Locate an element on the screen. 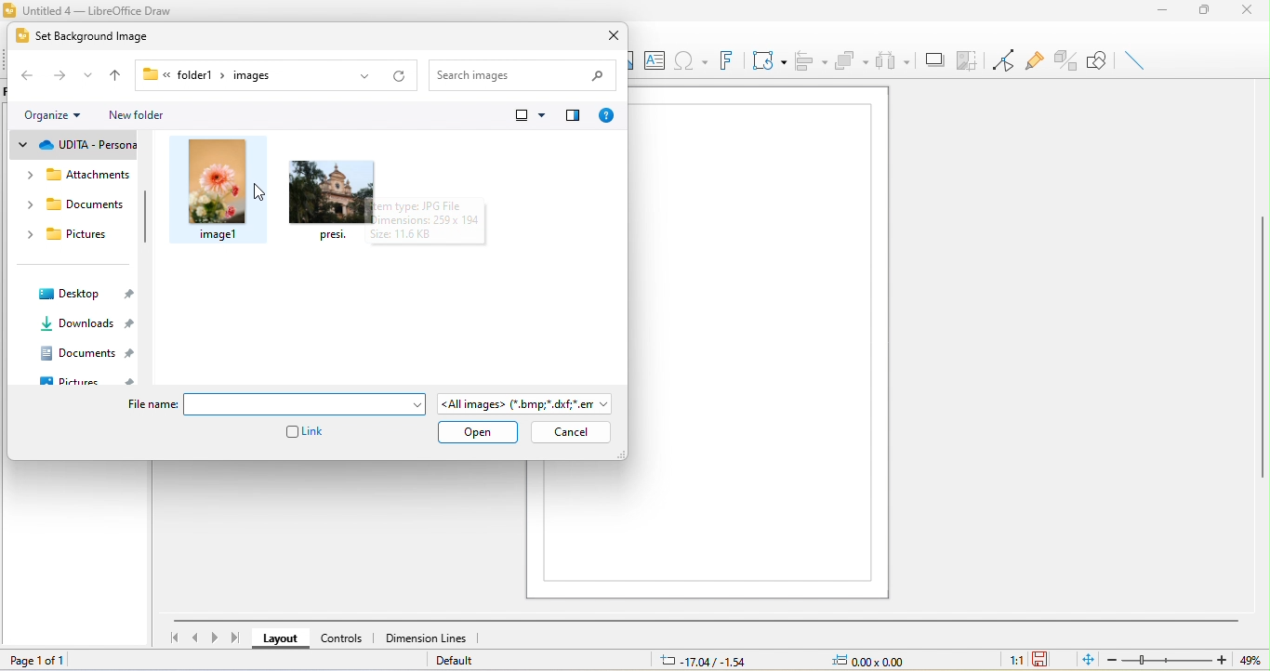 This screenshot has height=671, width=1270. toggle point edit mode is located at coordinates (1004, 60).